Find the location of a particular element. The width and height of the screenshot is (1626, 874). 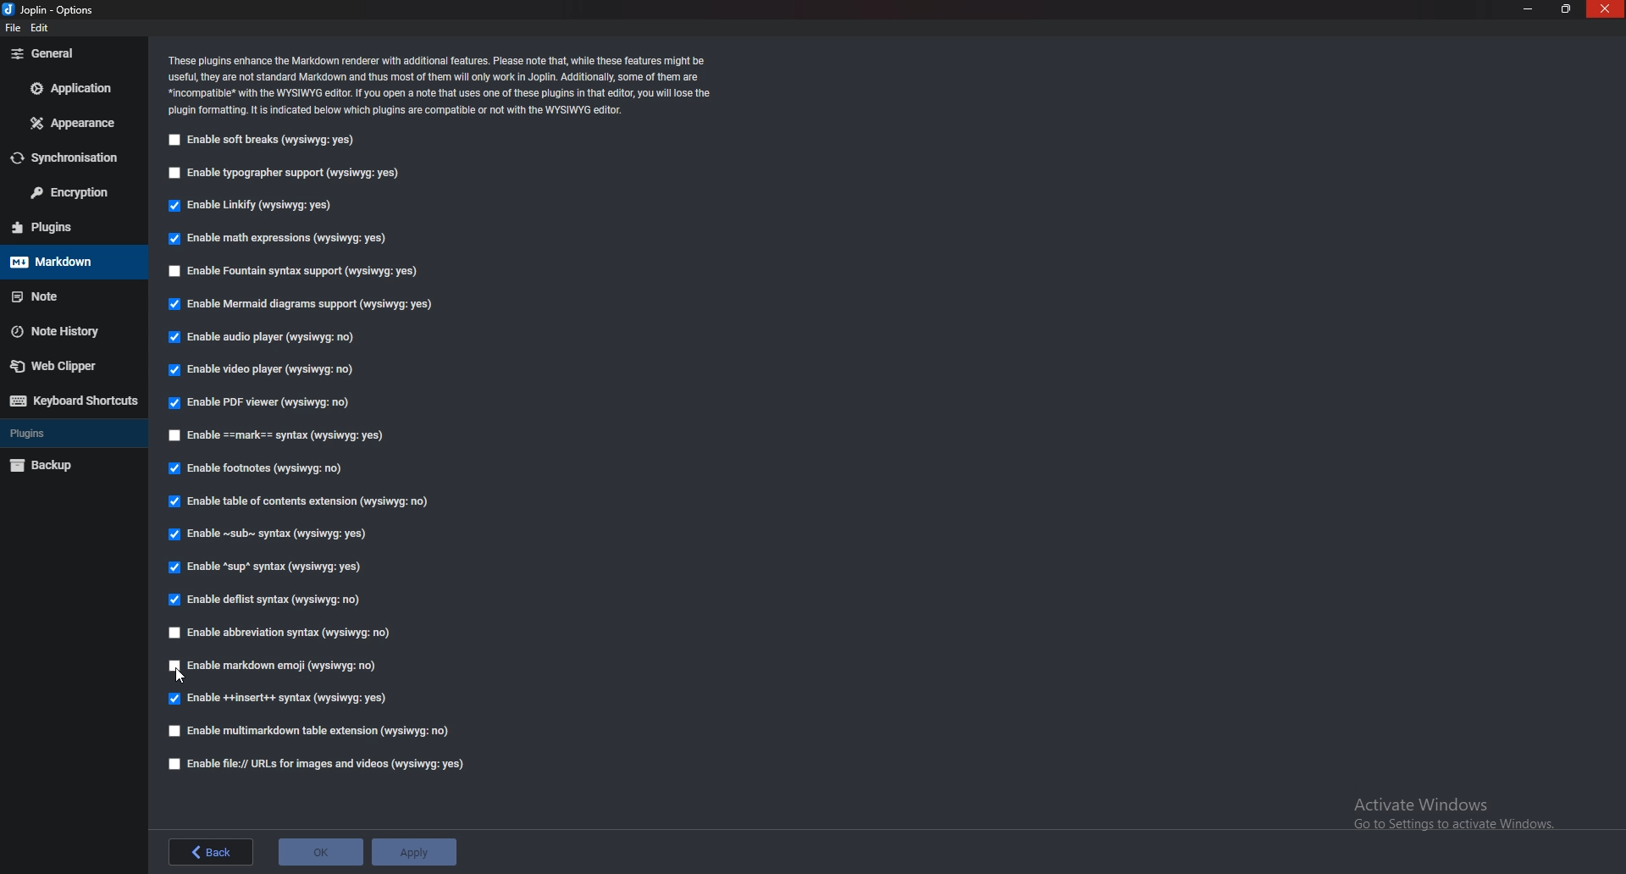

Enable footnotes is located at coordinates (261, 471).